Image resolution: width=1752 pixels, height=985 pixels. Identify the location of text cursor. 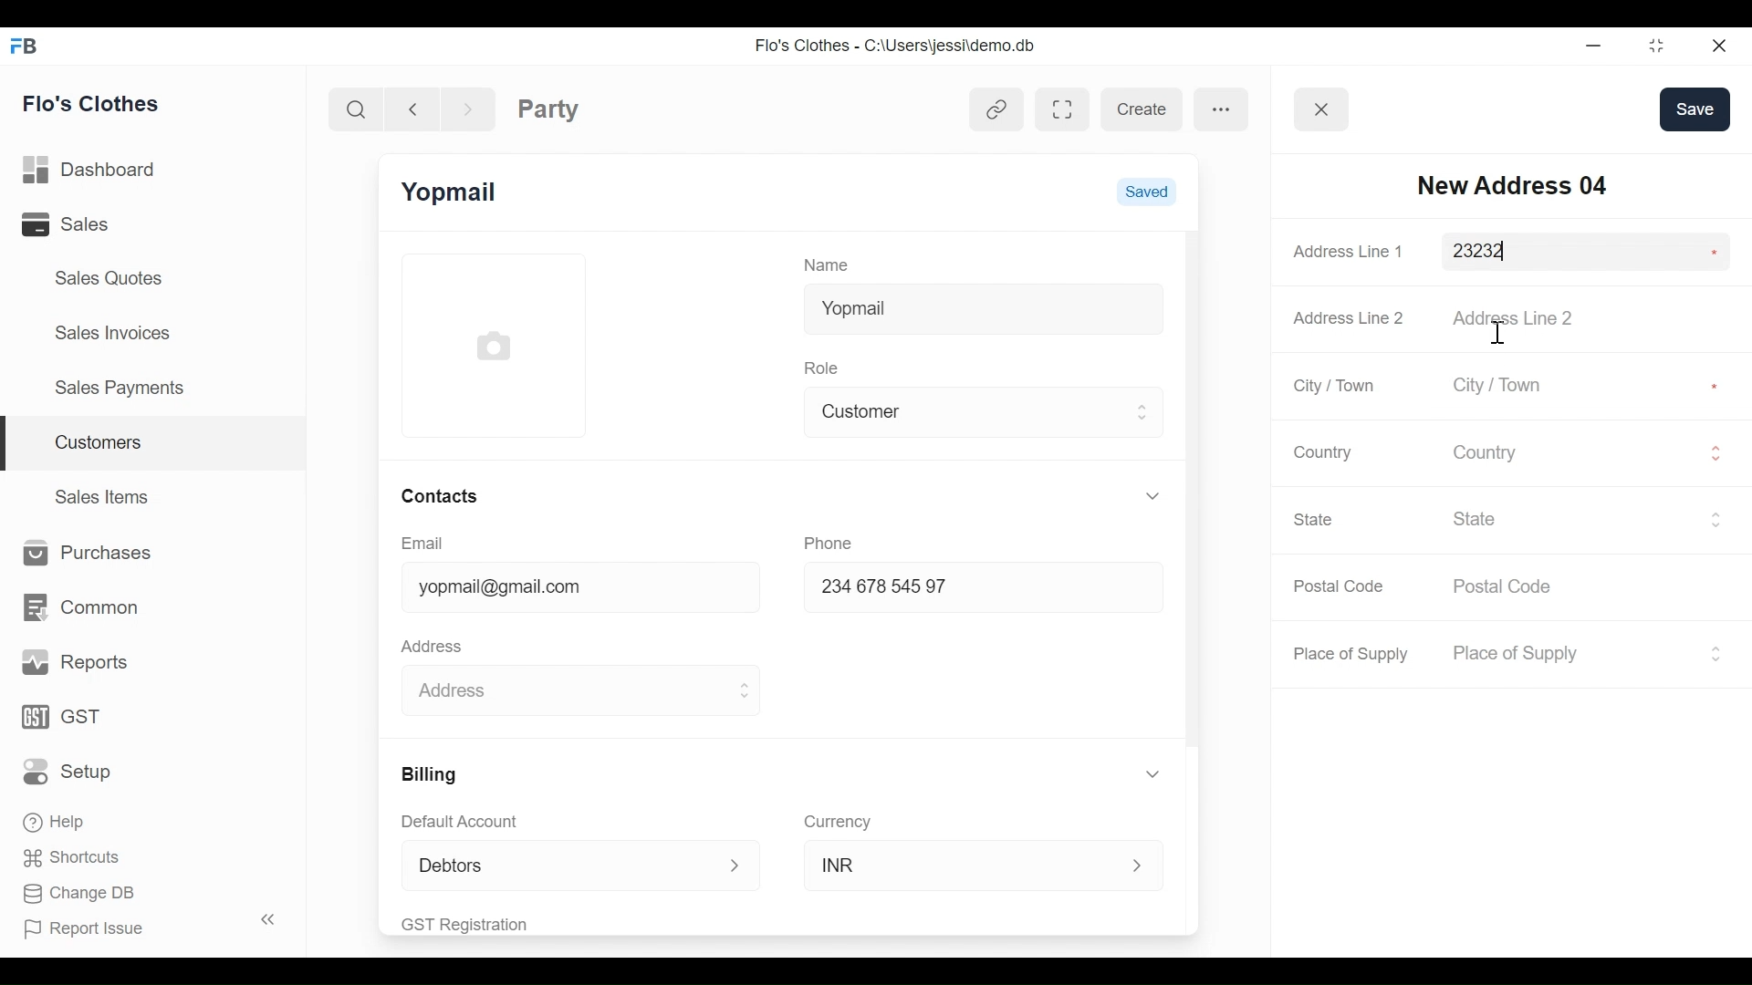
(1496, 331).